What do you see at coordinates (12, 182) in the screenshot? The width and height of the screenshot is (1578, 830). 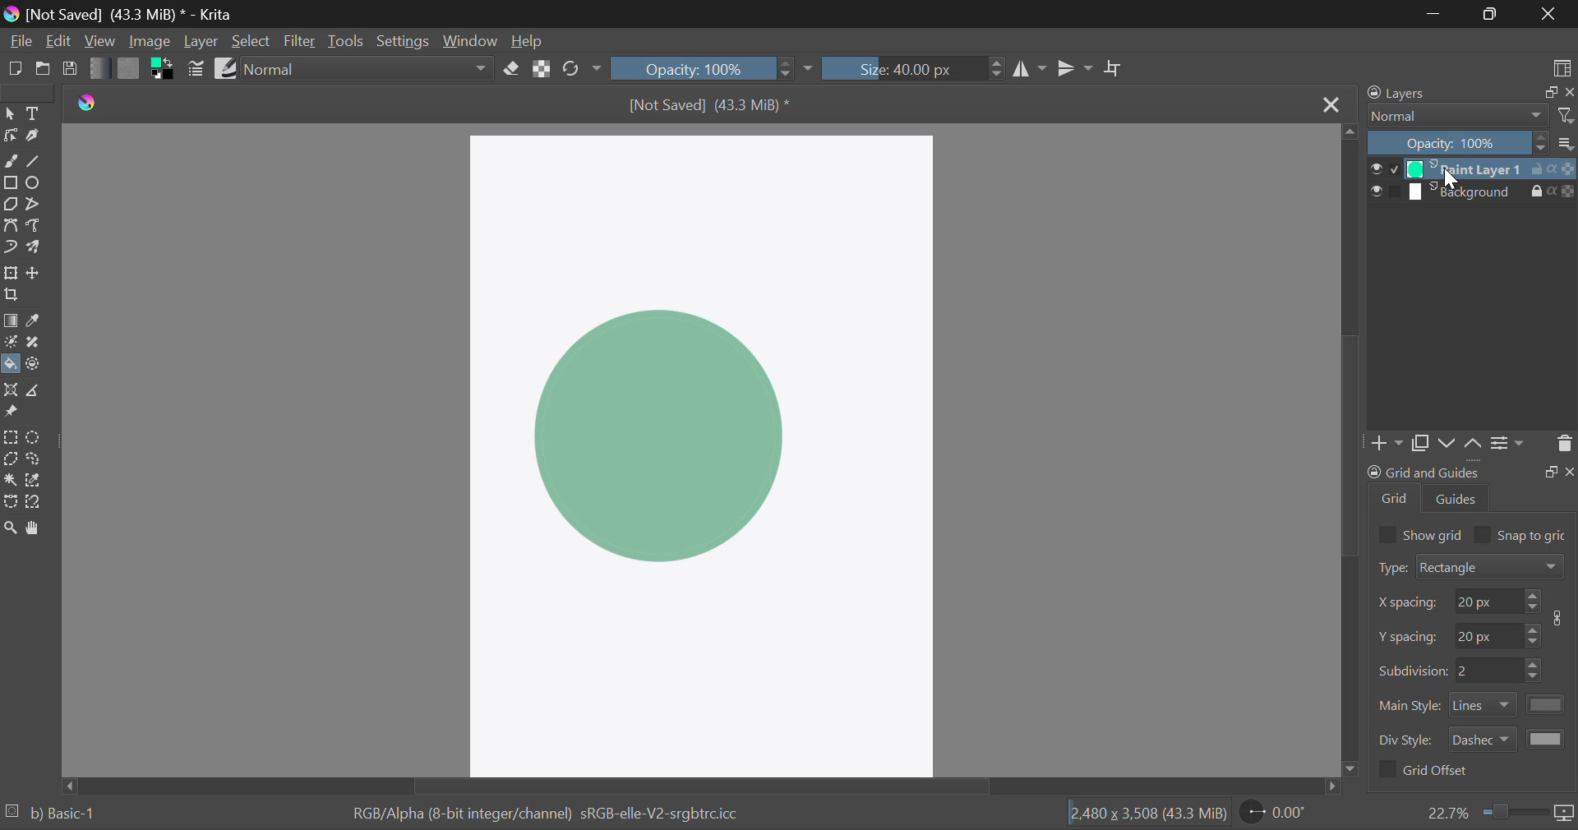 I see `Rectangle` at bounding box center [12, 182].